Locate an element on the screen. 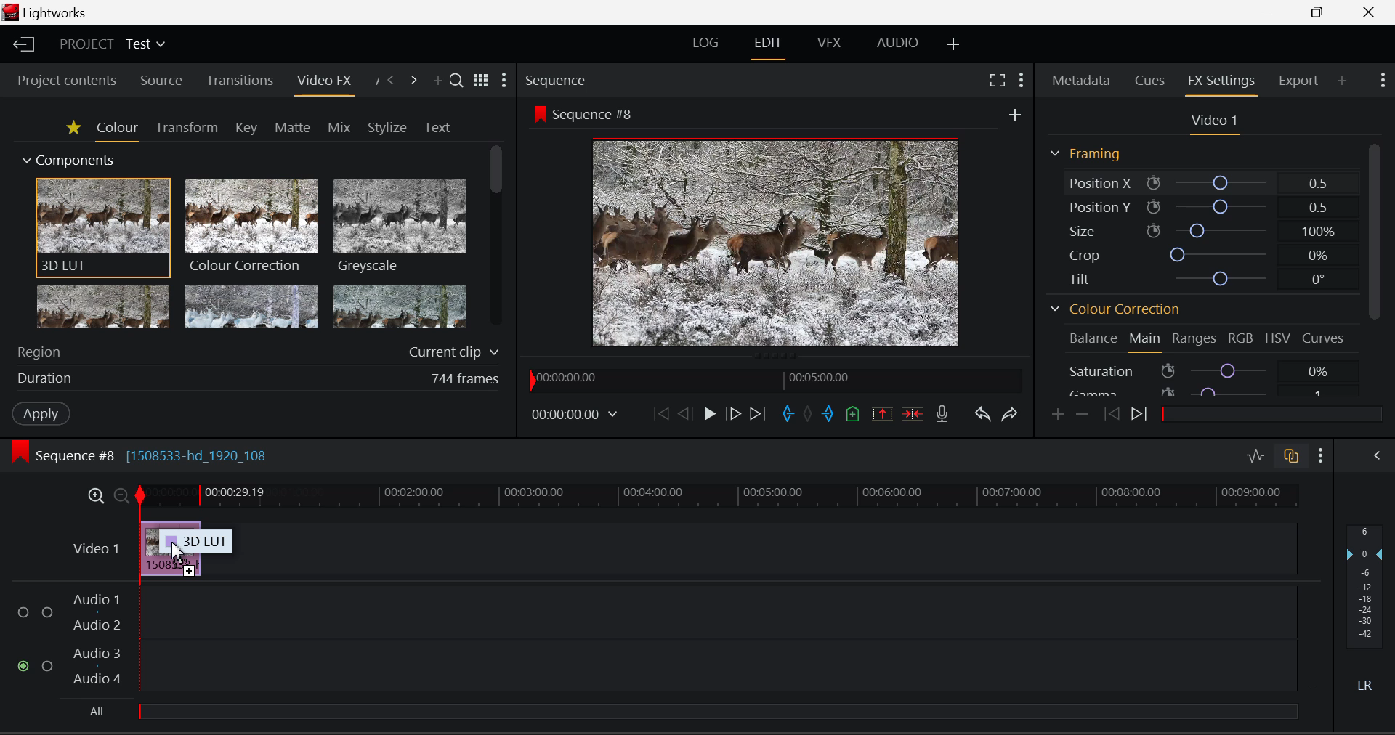 The image size is (1395, 735). Go Forward is located at coordinates (734, 416).